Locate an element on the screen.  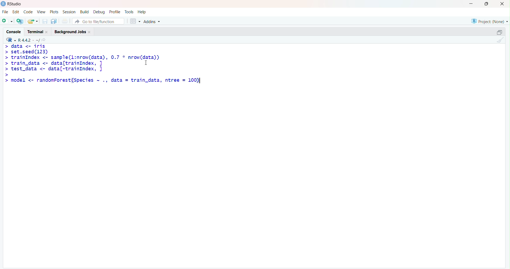
Addins is located at coordinates (153, 21).